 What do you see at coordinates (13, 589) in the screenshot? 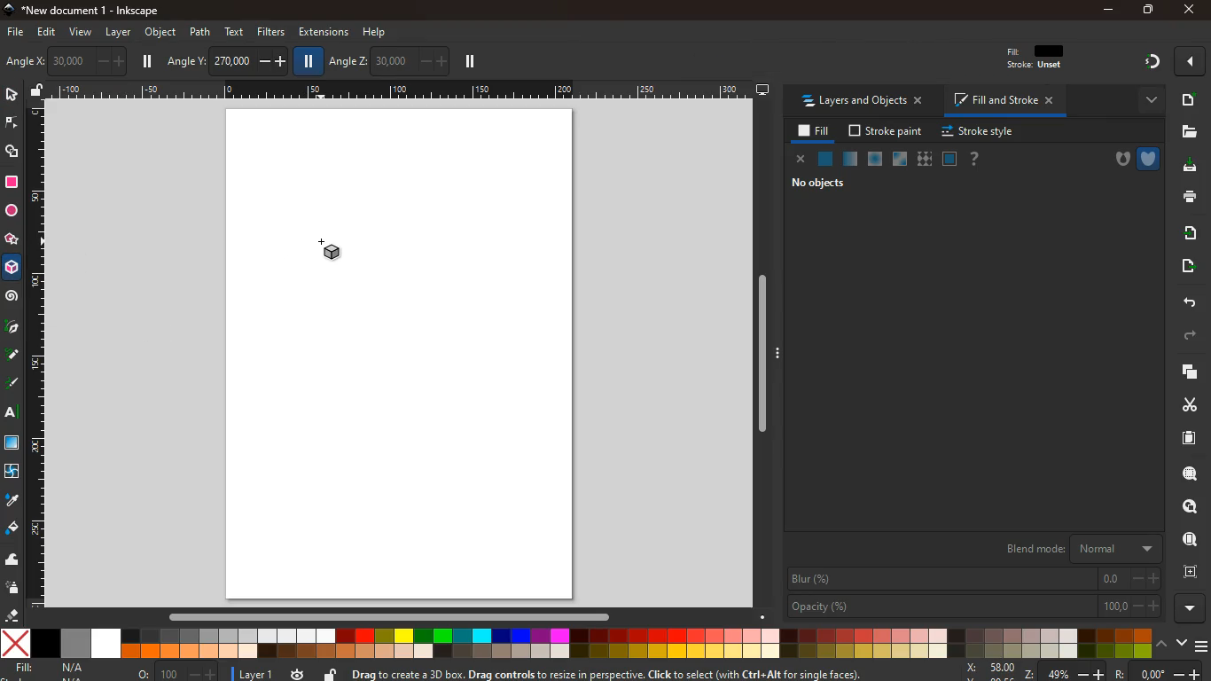
I see `spray` at bounding box center [13, 589].